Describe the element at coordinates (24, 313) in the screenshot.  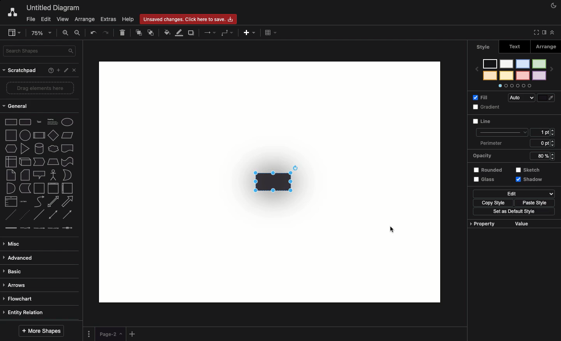
I see `Entity relation` at that location.